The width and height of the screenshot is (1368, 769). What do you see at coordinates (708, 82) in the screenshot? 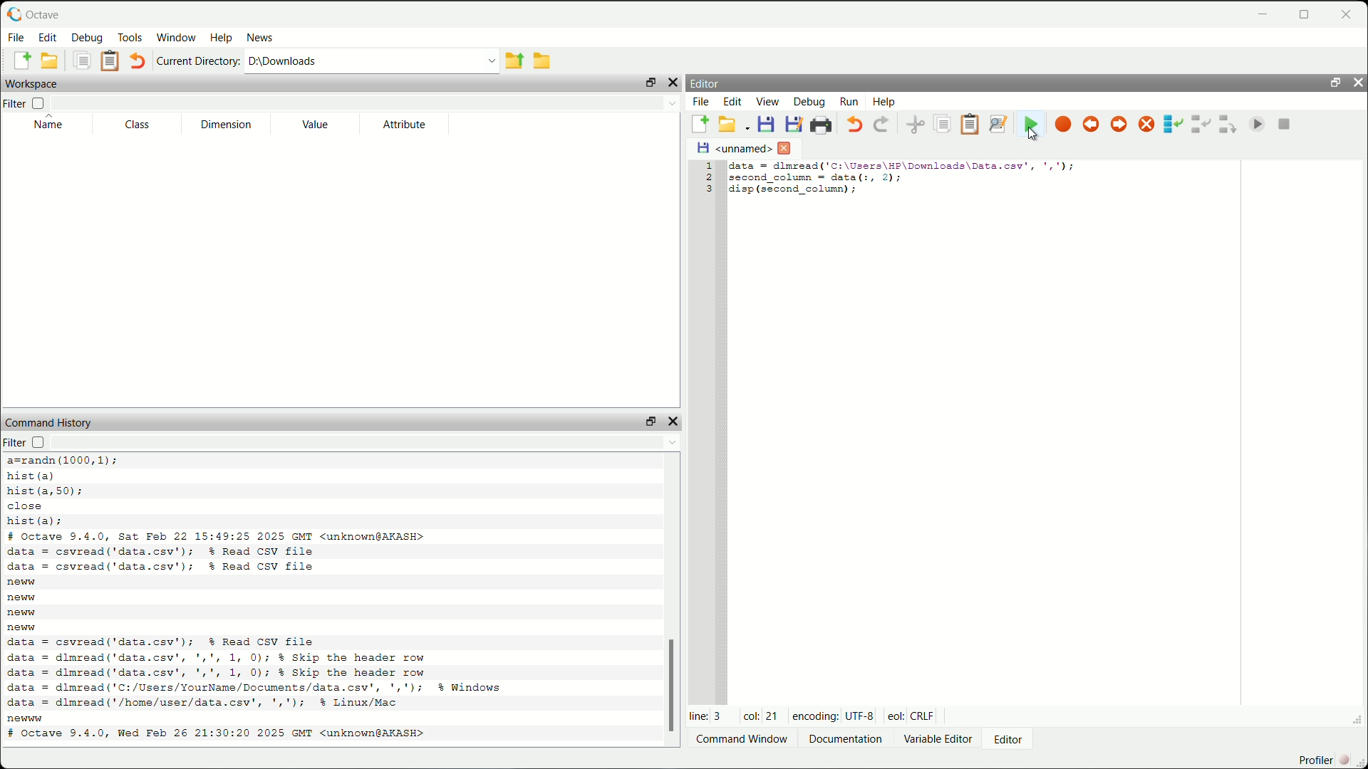
I see `editor` at bounding box center [708, 82].